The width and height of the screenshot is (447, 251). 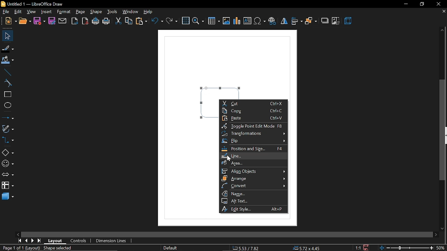 I want to click on connectors, so click(x=7, y=140).